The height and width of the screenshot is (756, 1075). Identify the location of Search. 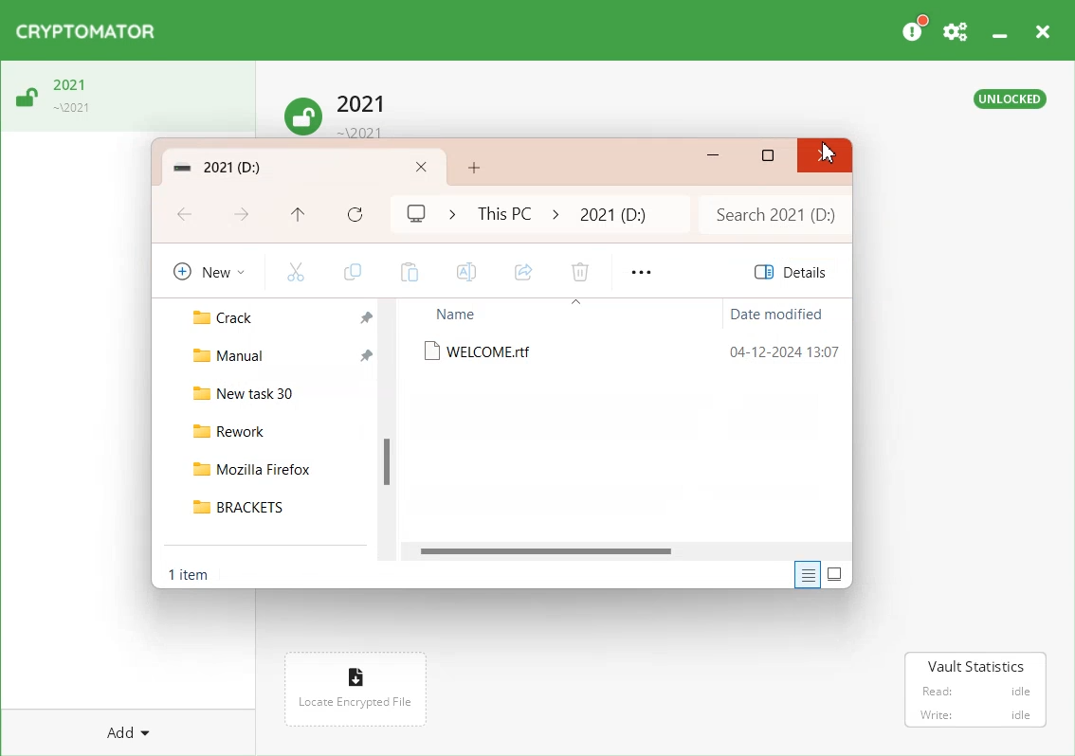
(773, 216).